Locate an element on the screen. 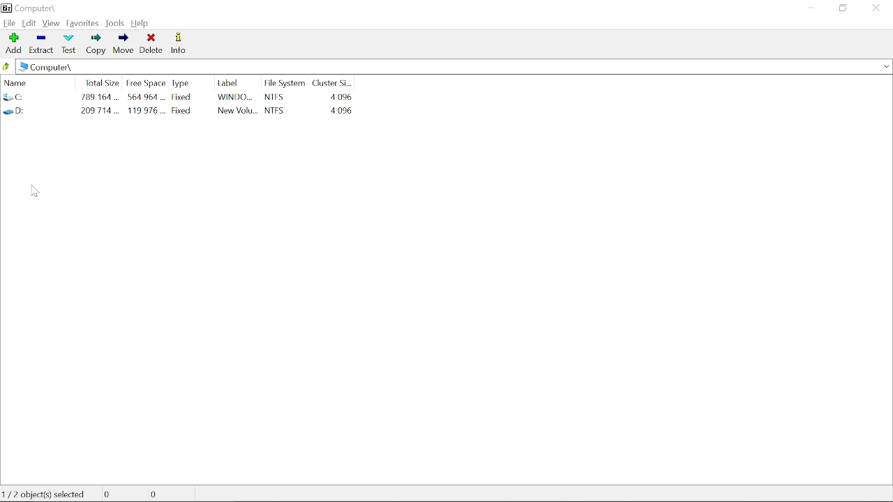  recent locations is located at coordinates (887, 67).